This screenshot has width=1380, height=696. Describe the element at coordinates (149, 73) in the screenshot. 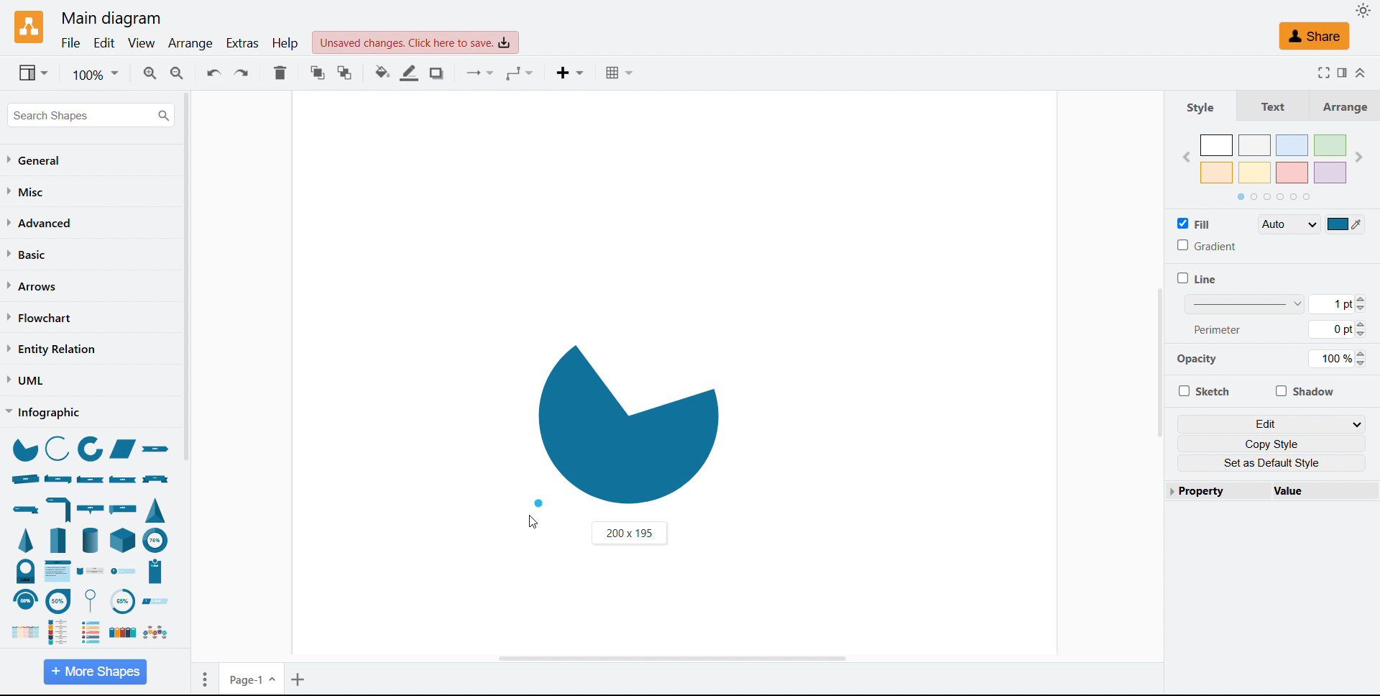

I see `Zoom in ` at that location.